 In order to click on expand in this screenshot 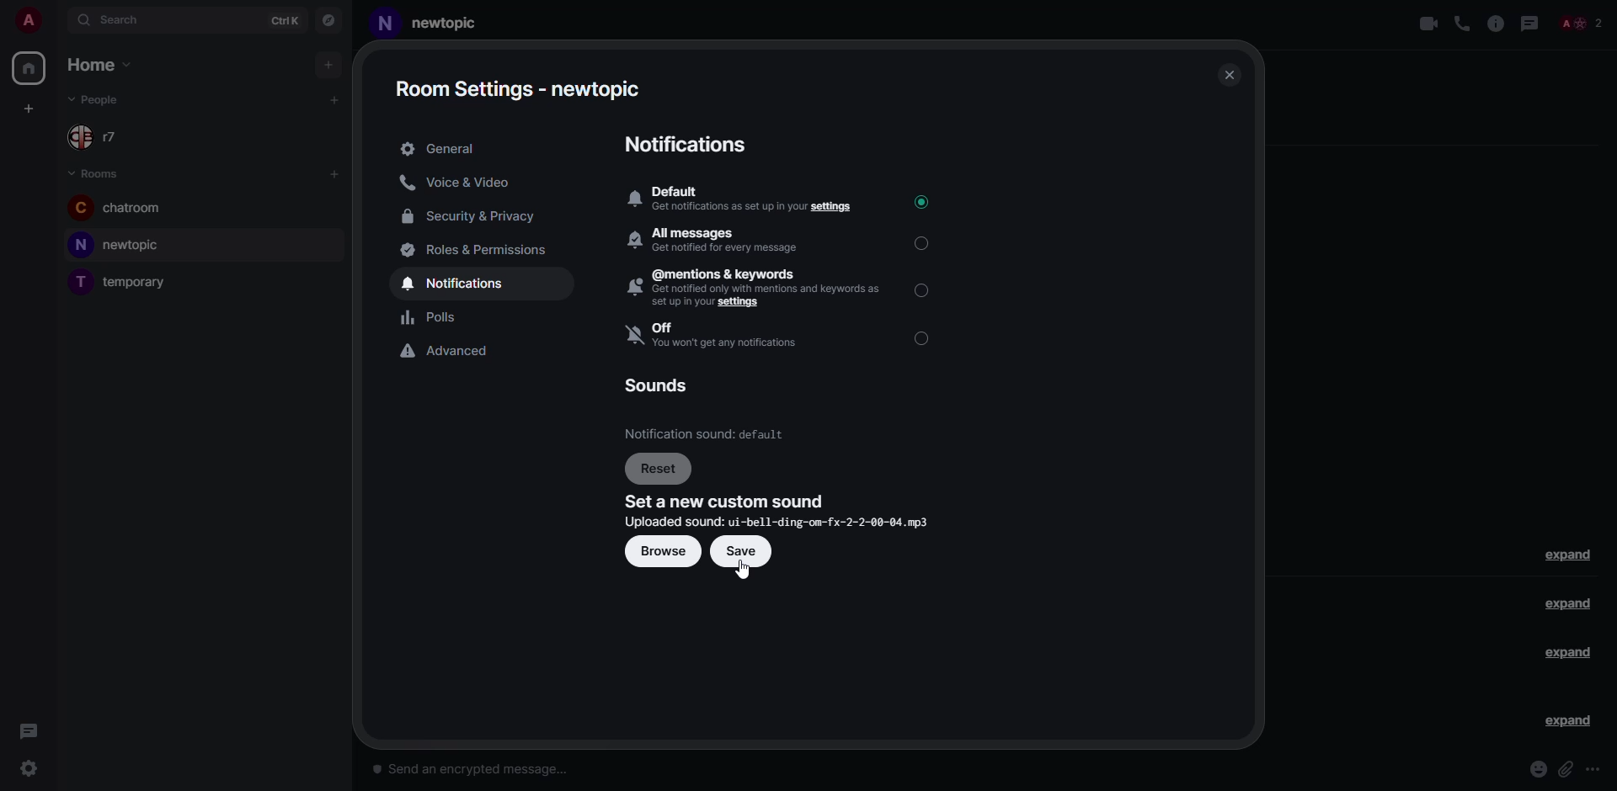, I will do `click(1570, 555)`.